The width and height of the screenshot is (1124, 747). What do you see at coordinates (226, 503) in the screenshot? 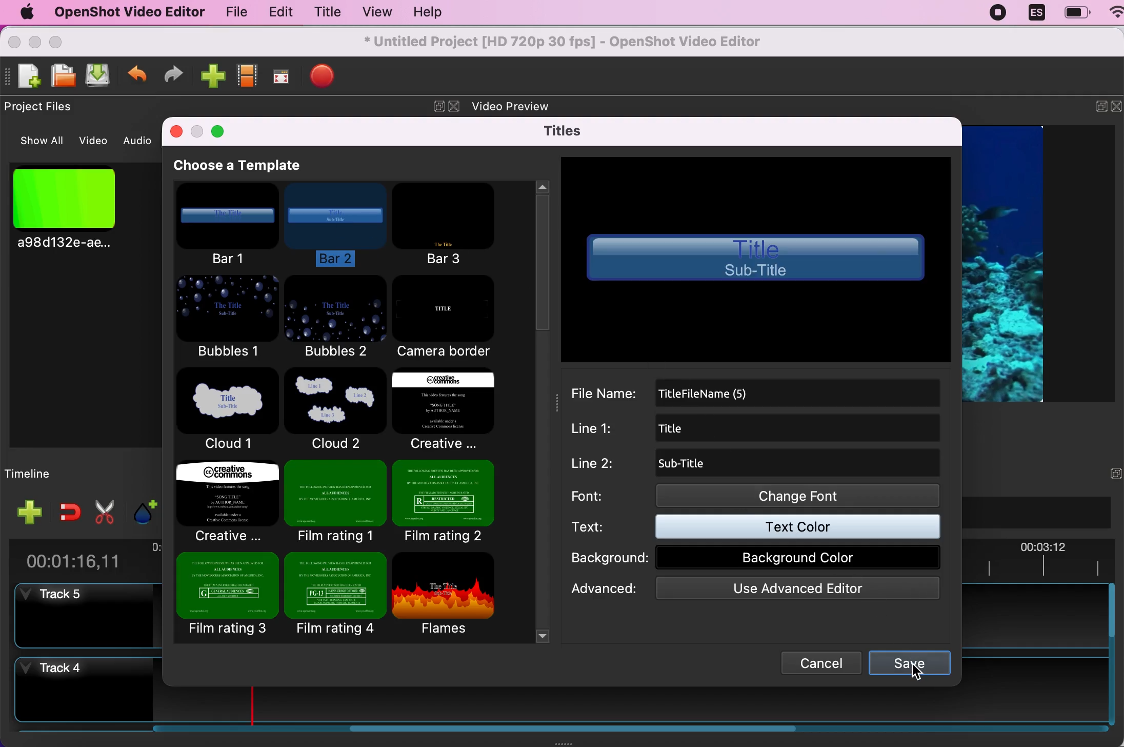
I see `creative commons` at bounding box center [226, 503].